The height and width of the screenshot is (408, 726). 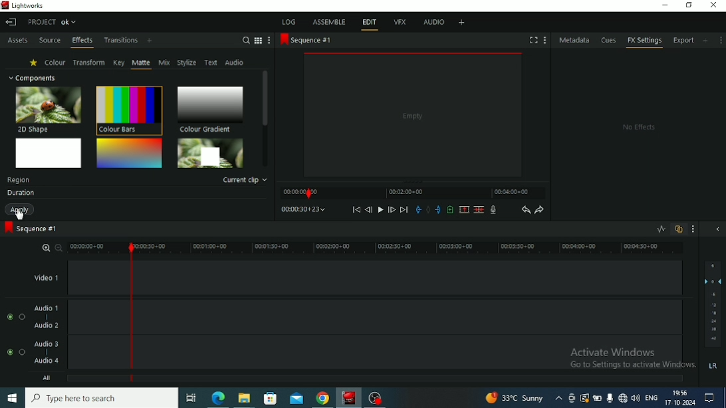 What do you see at coordinates (610, 41) in the screenshot?
I see `Cues` at bounding box center [610, 41].